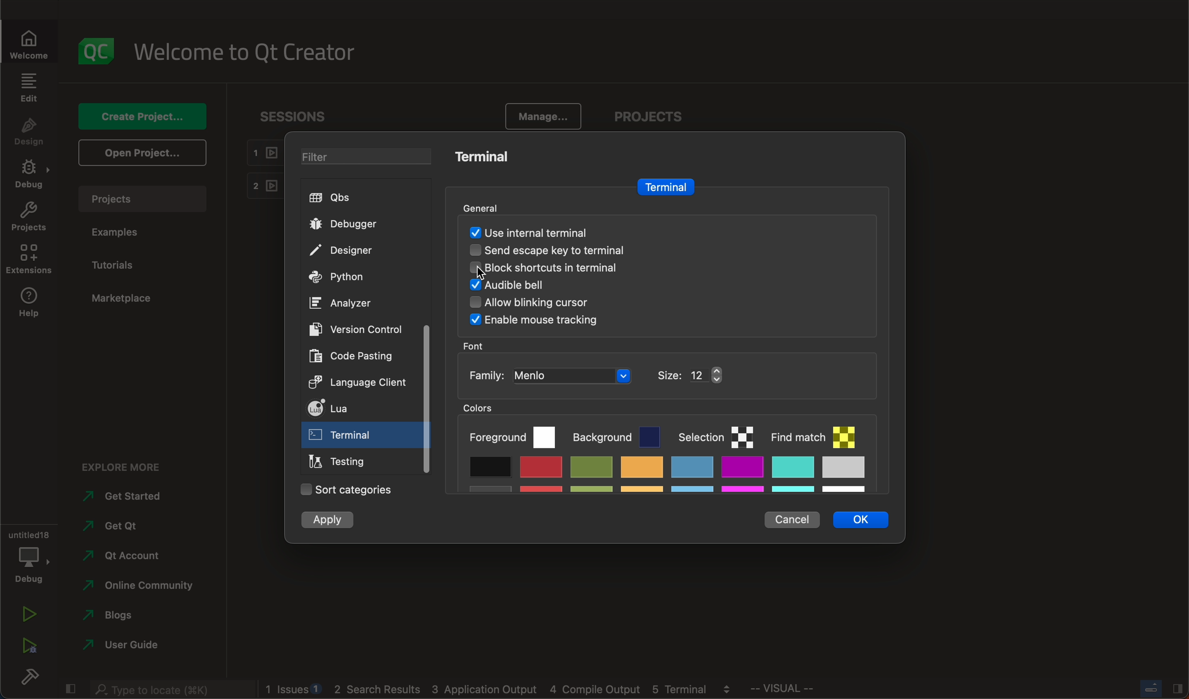  I want to click on qbs, so click(337, 197).